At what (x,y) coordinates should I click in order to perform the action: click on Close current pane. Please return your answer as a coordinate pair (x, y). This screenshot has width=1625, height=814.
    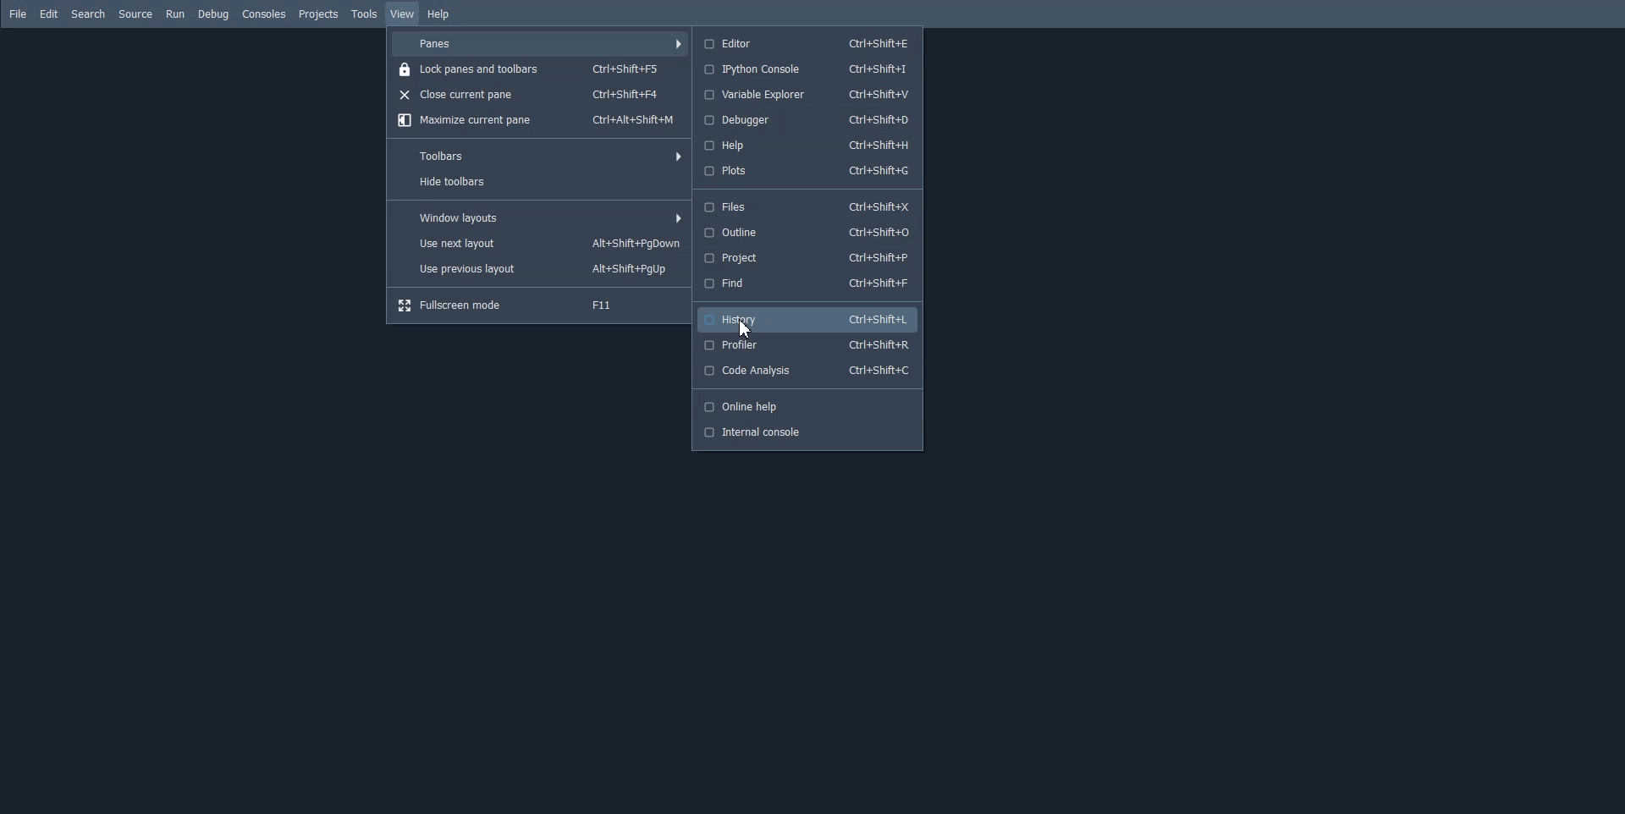
    Looking at the image, I should click on (539, 94).